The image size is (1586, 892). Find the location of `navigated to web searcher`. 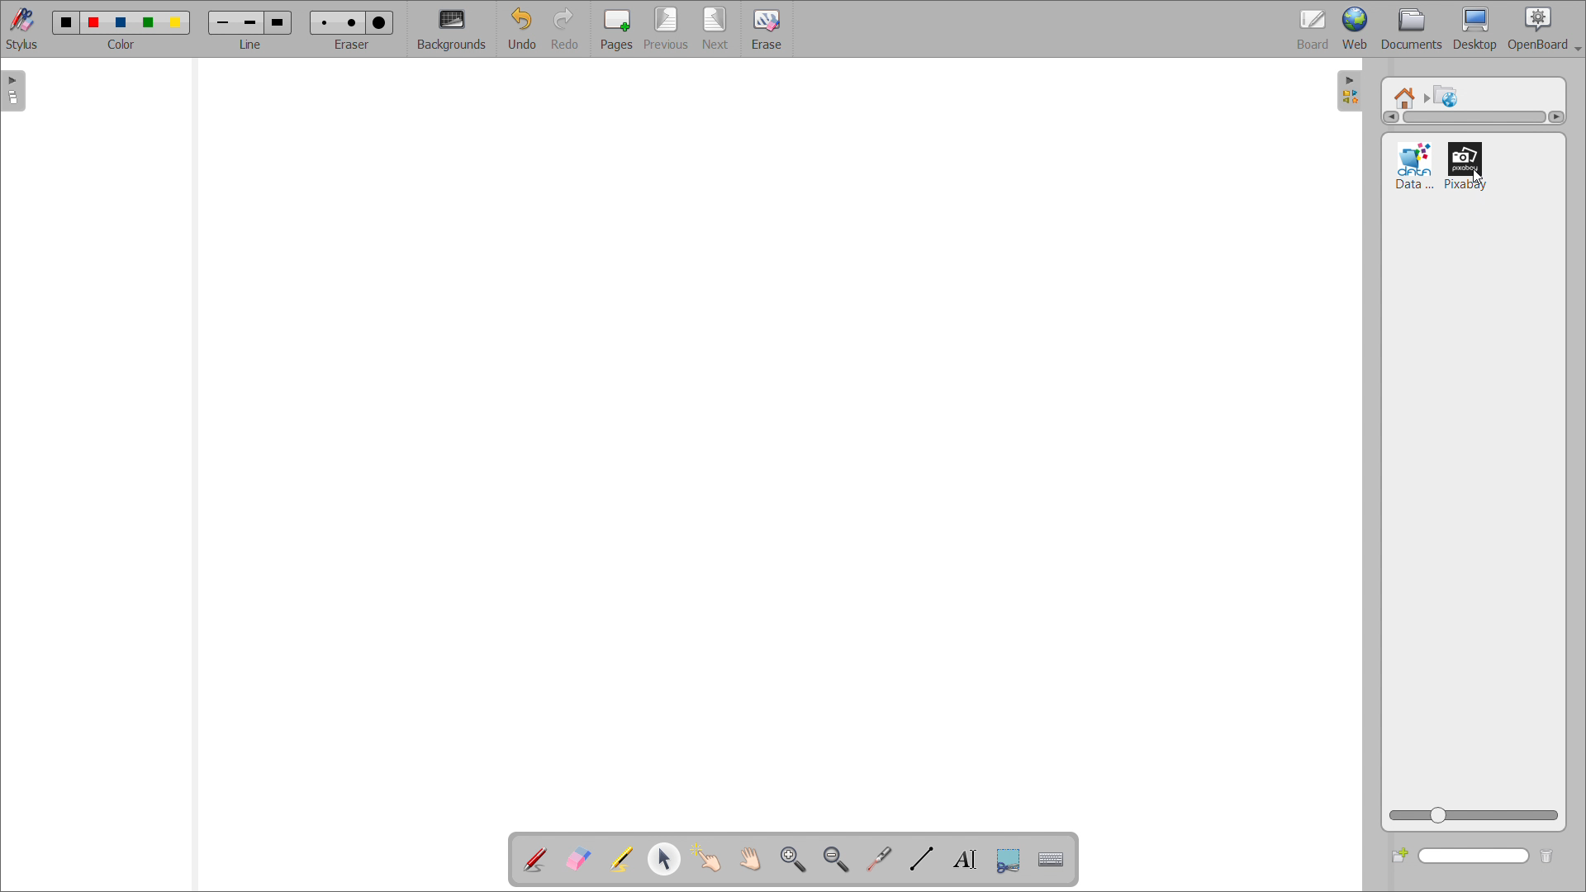

navigated to web searcher is located at coordinates (1407, 94).